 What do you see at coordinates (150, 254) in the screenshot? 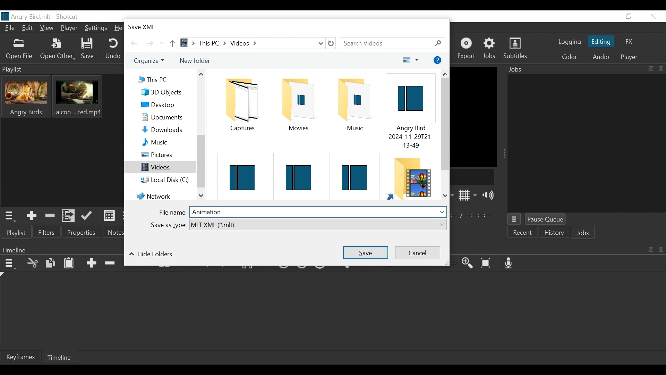
I see `Hide folders` at bounding box center [150, 254].